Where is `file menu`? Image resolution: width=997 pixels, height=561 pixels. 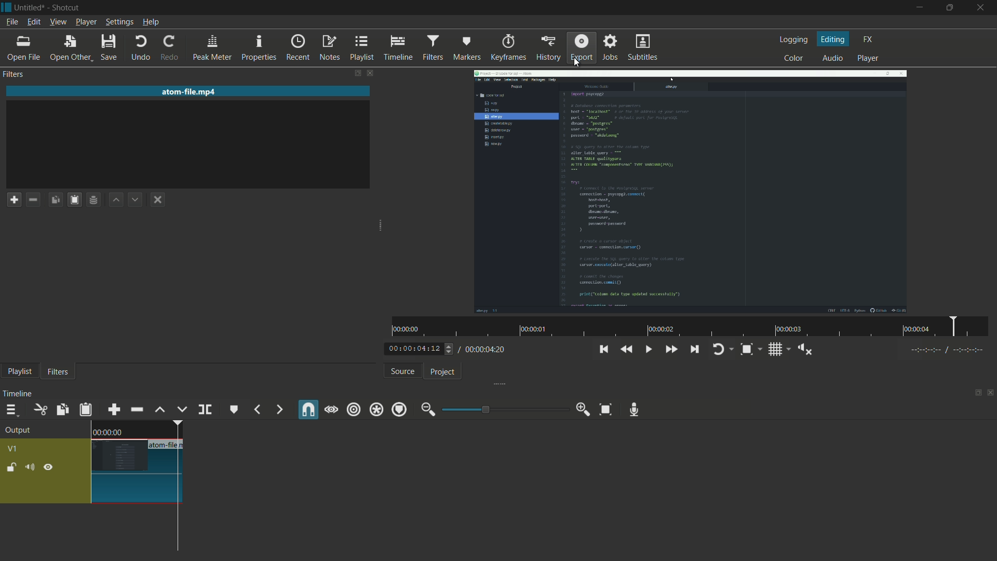 file menu is located at coordinates (11, 22).